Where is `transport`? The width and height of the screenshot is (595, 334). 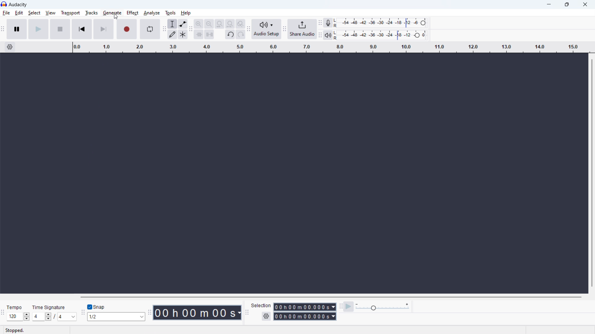
transport is located at coordinates (70, 13).